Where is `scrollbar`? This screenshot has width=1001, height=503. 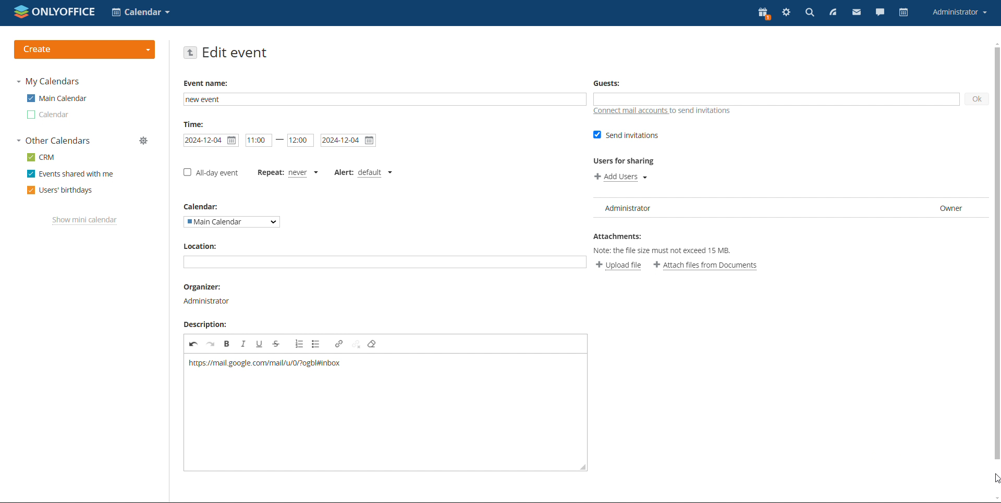
scrollbar is located at coordinates (1002, 257).